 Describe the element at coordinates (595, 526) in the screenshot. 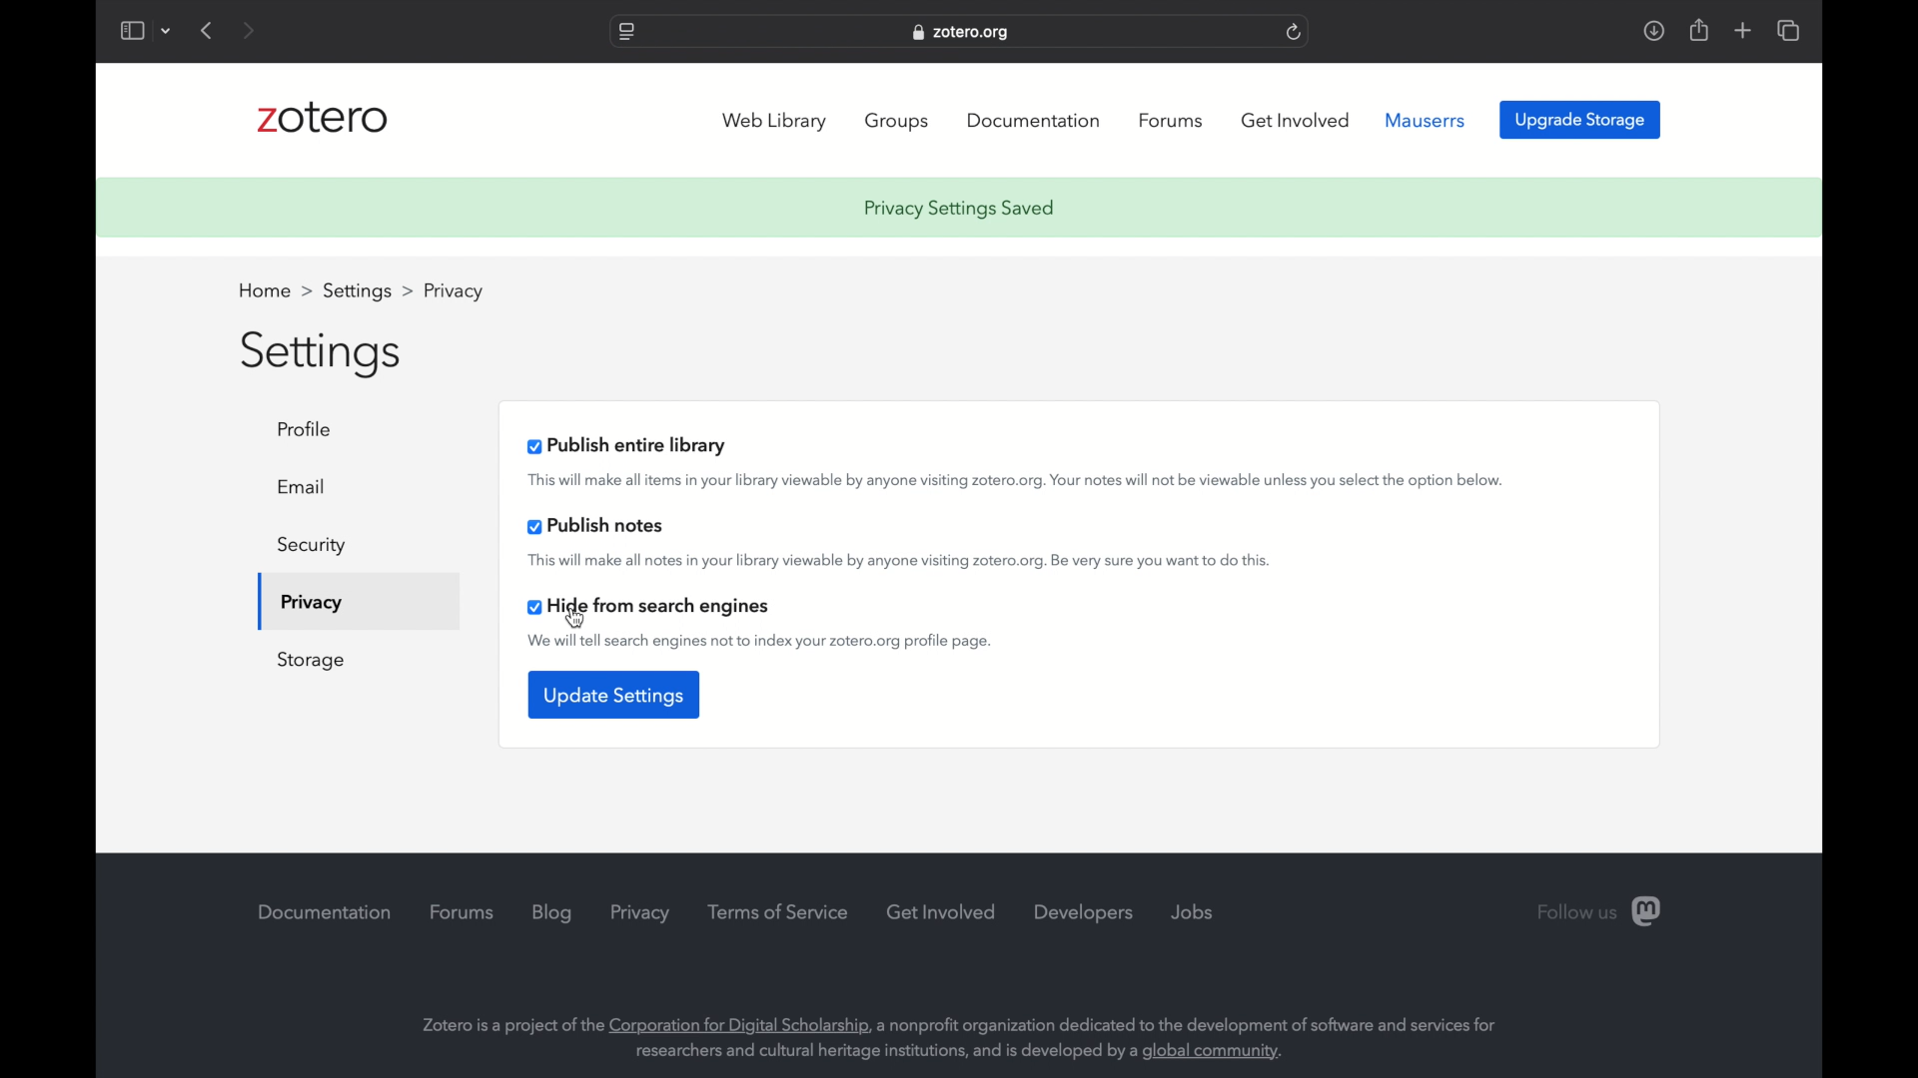

I see `publish notes` at that location.